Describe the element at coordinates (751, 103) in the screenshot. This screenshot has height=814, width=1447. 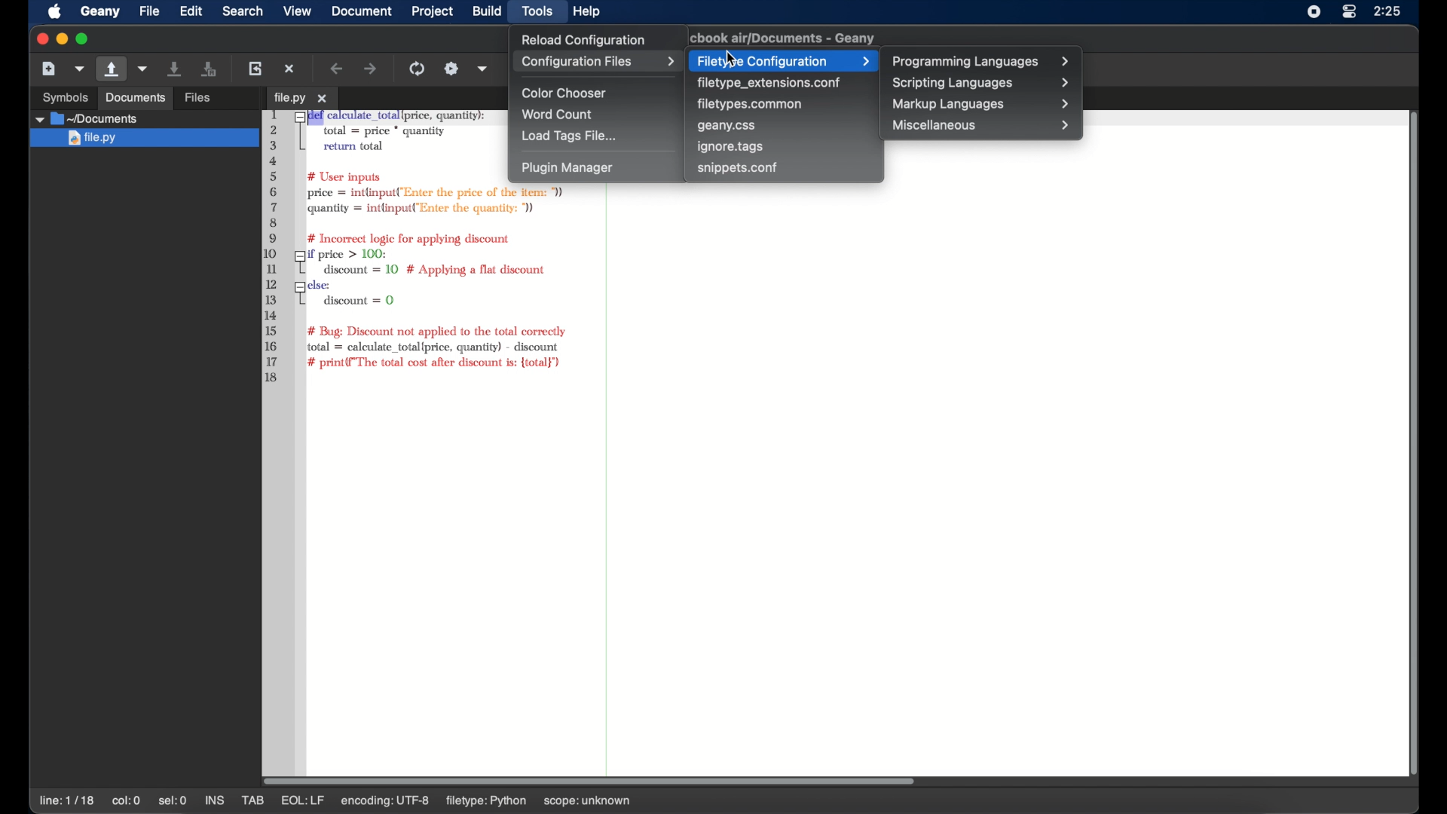
I see `filetypes.common` at that location.